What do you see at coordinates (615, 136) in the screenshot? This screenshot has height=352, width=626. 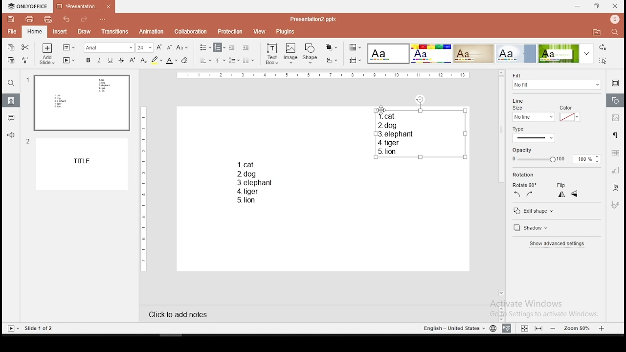 I see `paragraph settings` at bounding box center [615, 136].